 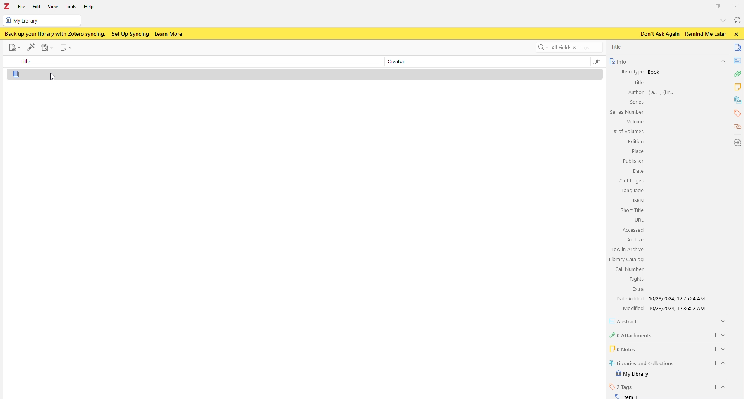 I want to click on close, so click(x=738, y=34).